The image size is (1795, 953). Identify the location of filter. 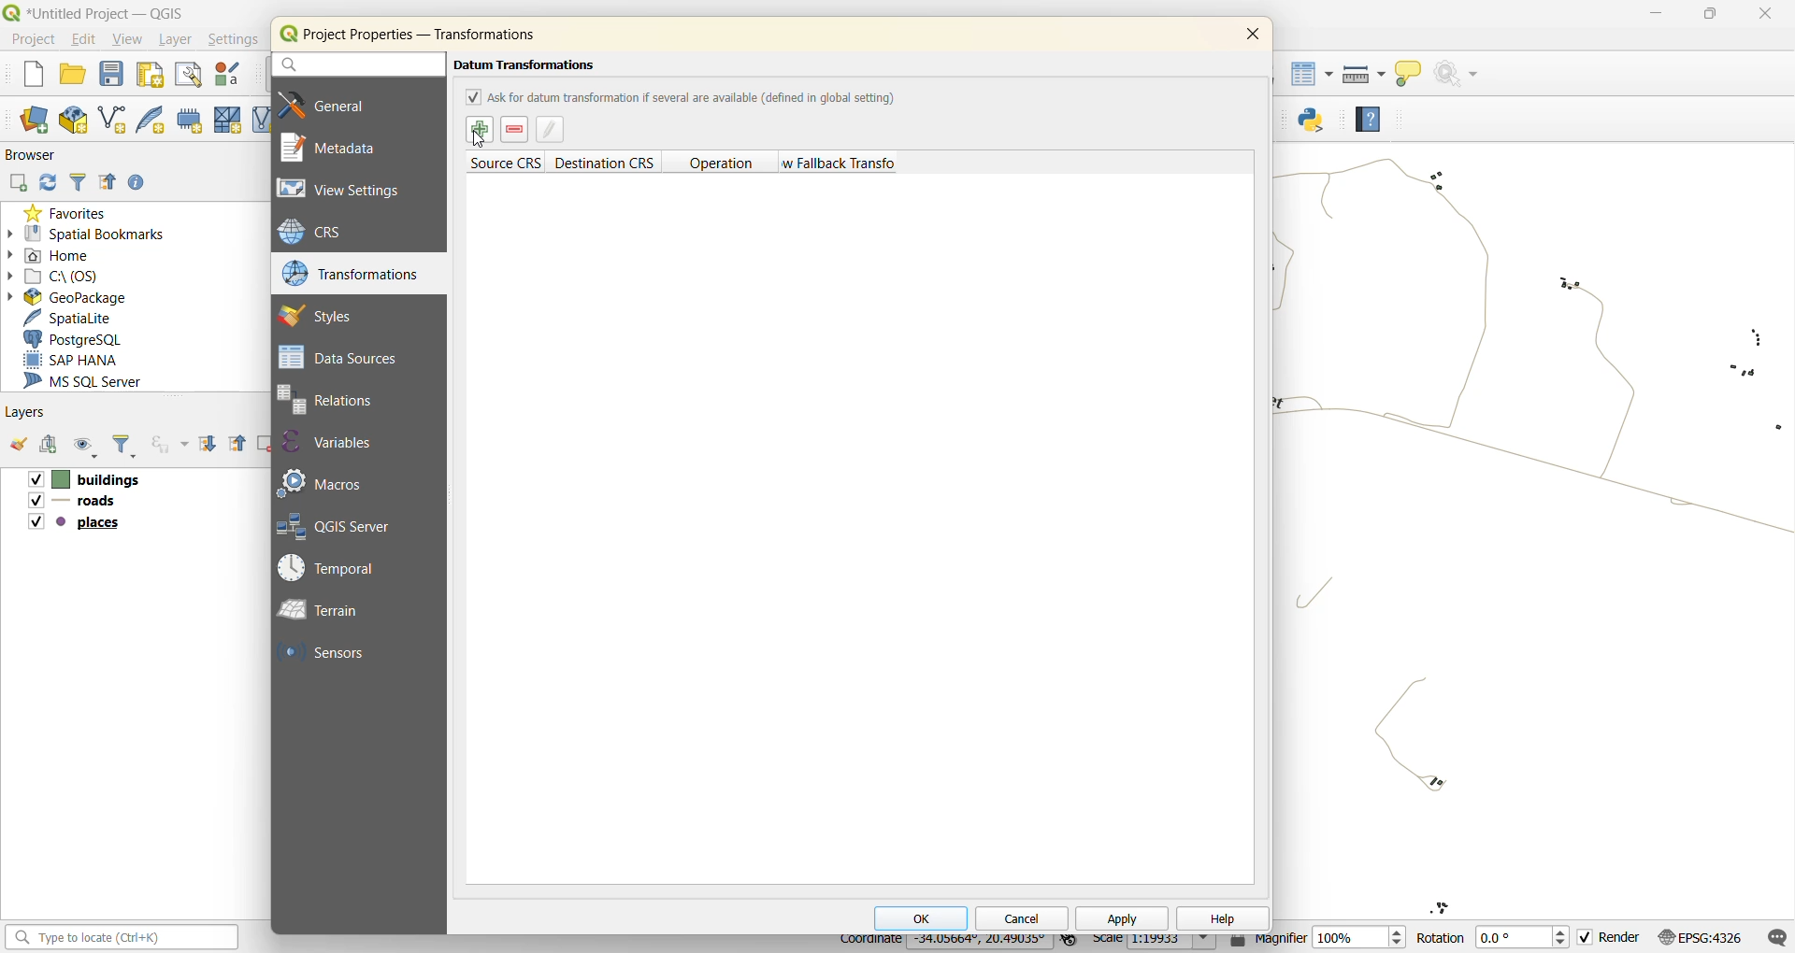
(125, 447).